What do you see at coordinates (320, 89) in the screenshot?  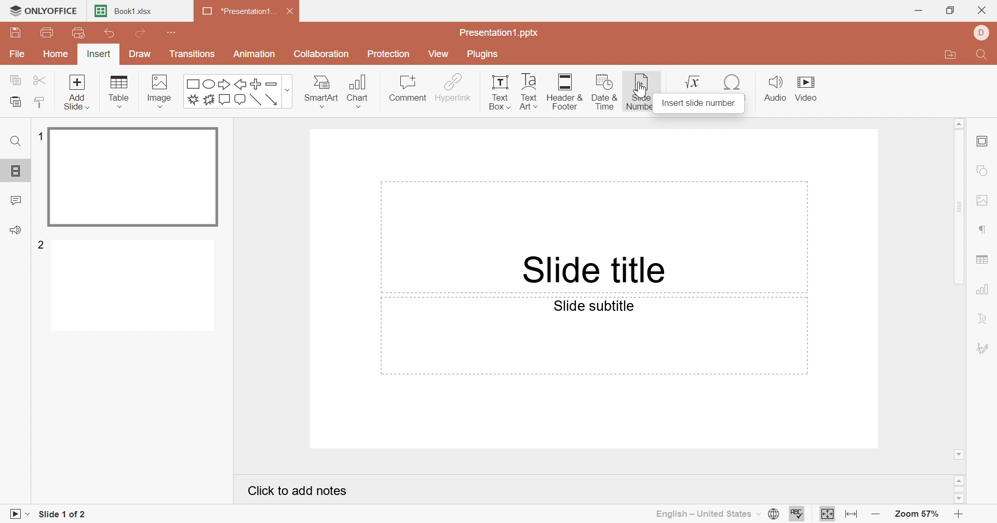 I see `Smart` at bounding box center [320, 89].